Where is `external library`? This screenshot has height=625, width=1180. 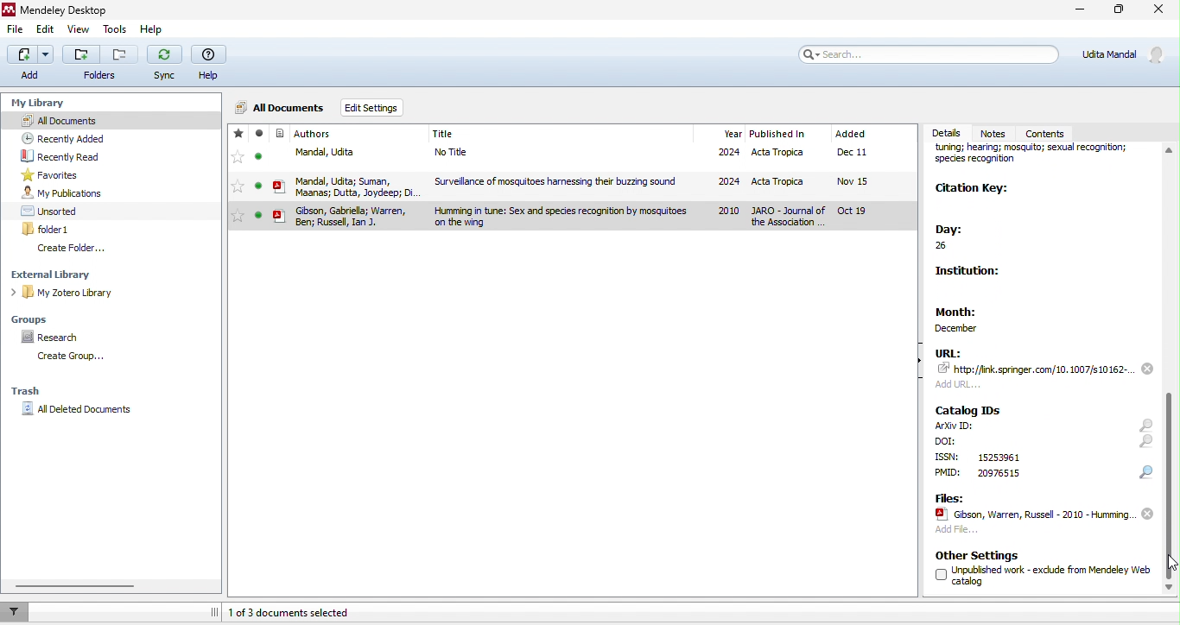 external library is located at coordinates (60, 275).